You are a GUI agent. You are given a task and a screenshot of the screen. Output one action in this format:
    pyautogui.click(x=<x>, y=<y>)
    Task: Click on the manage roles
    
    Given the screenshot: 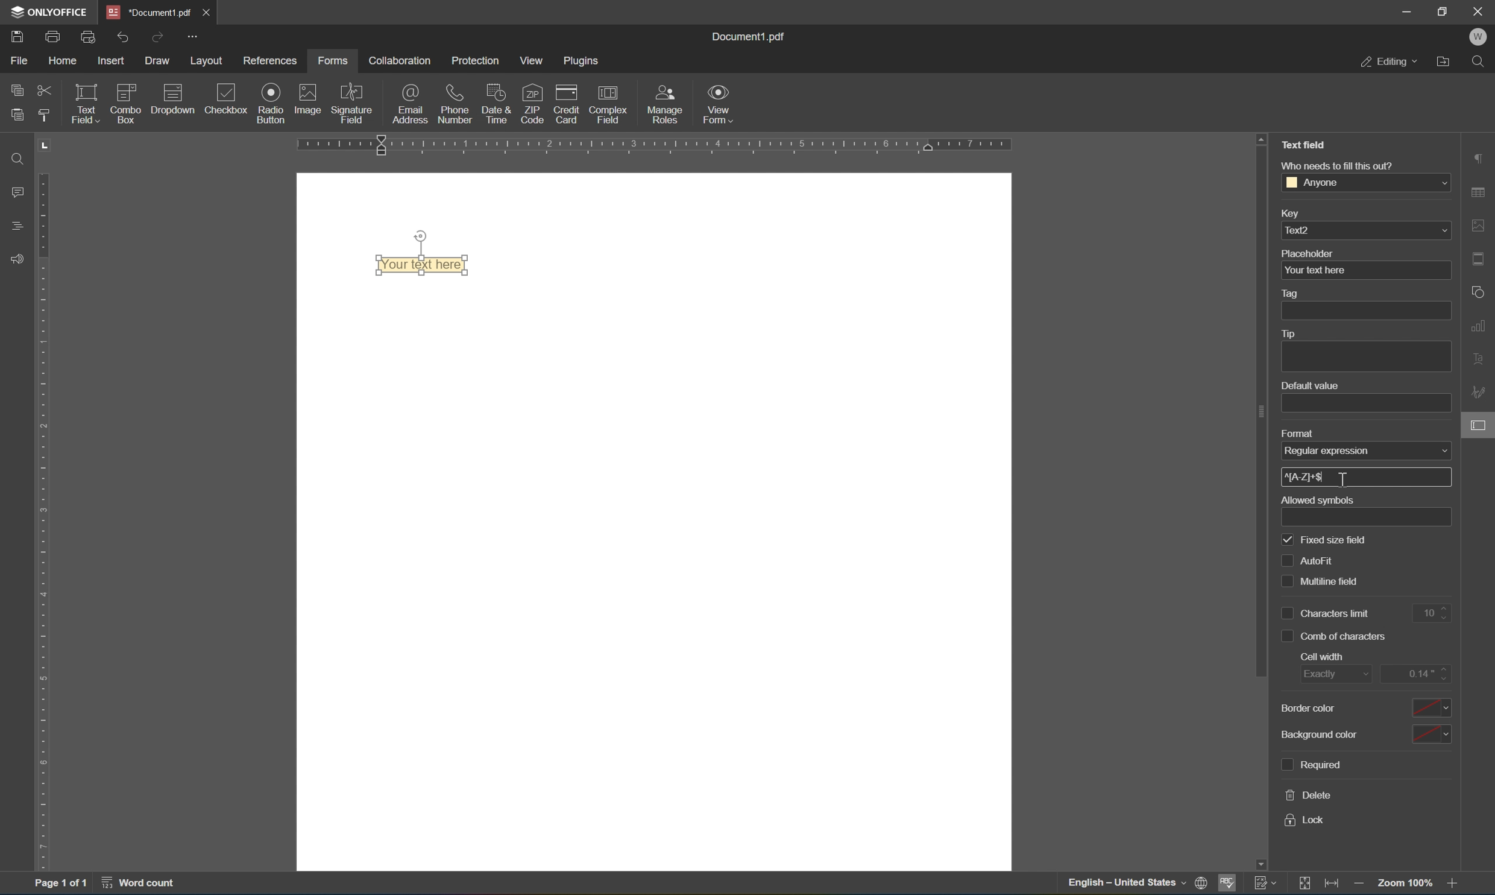 What is the action you would take?
    pyautogui.click(x=666, y=103)
    